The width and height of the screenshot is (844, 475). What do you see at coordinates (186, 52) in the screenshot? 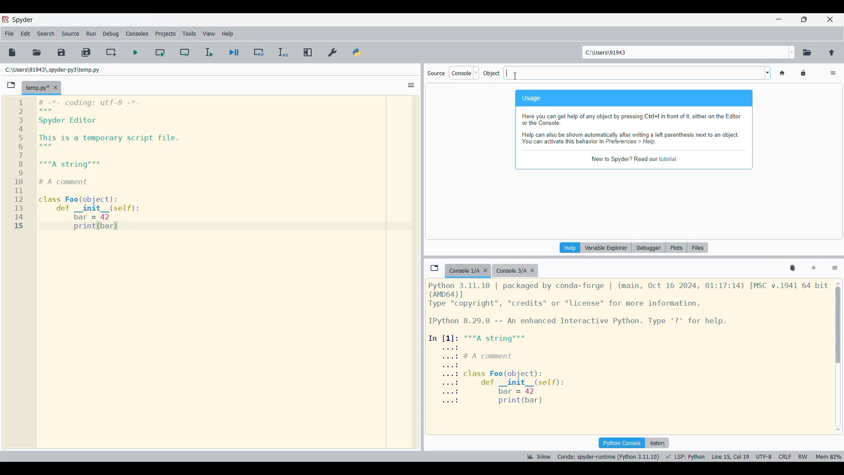
I see `Run current cell and go to next` at bounding box center [186, 52].